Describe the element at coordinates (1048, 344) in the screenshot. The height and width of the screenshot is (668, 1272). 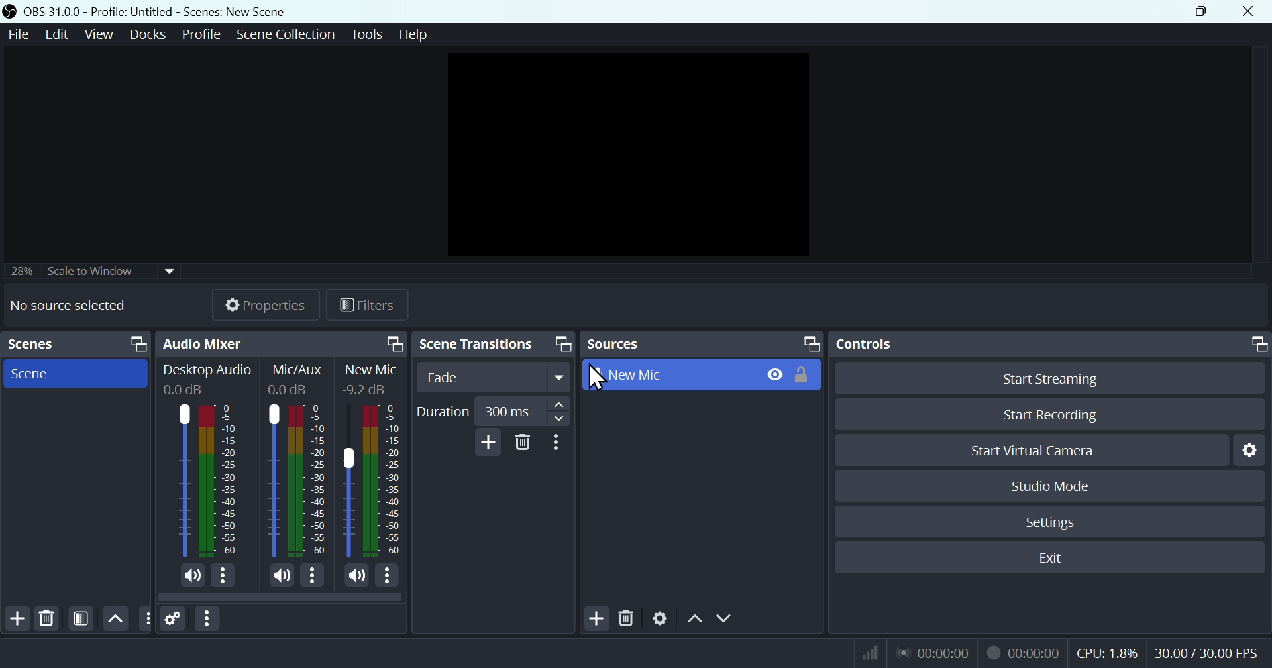
I see `Controls` at that location.